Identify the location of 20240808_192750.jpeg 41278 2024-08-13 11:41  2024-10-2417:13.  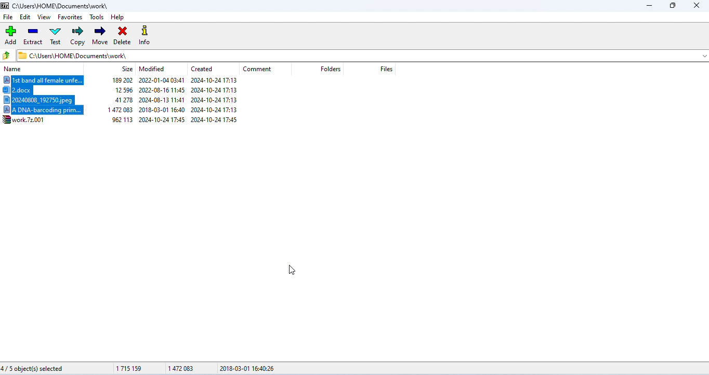
(127, 100).